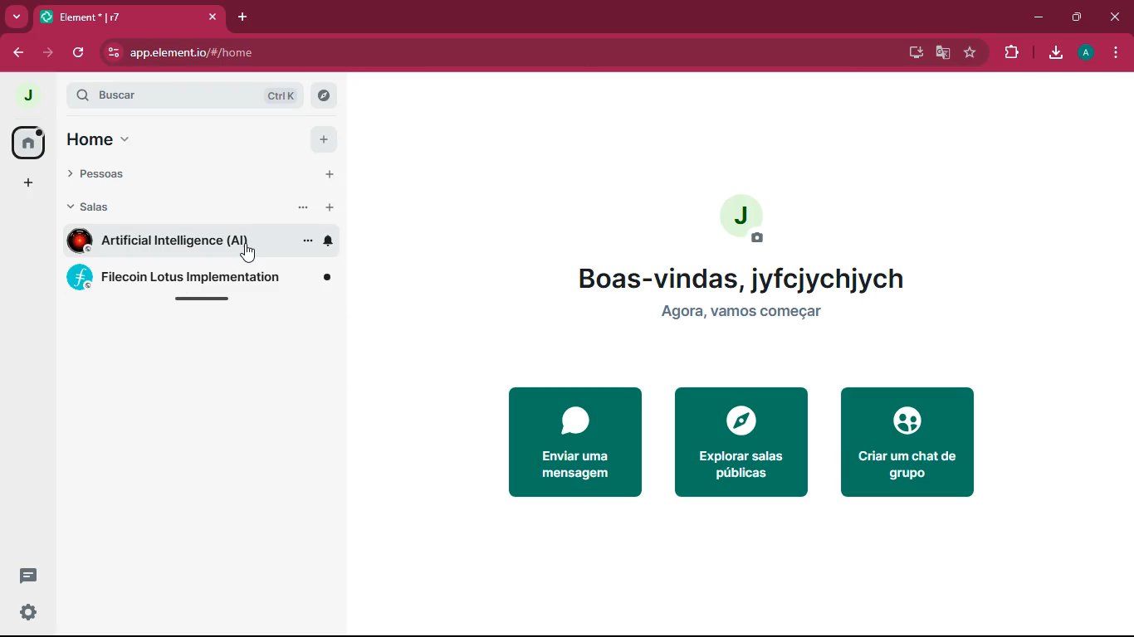  Describe the element at coordinates (325, 96) in the screenshot. I see `explore` at that location.